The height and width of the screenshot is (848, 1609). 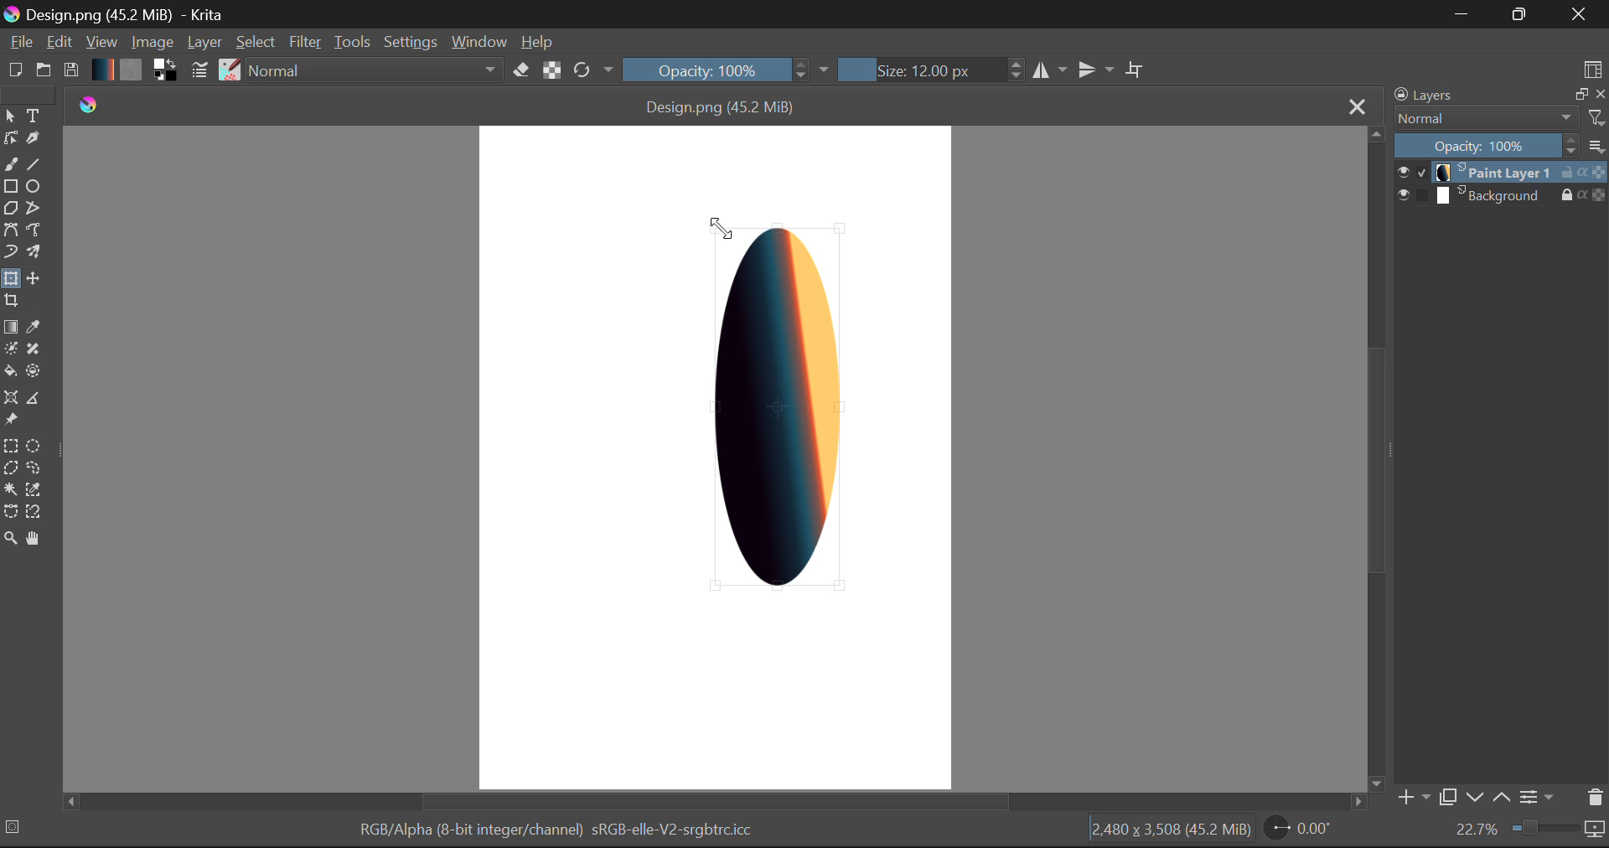 I want to click on Circular Selection, so click(x=32, y=445).